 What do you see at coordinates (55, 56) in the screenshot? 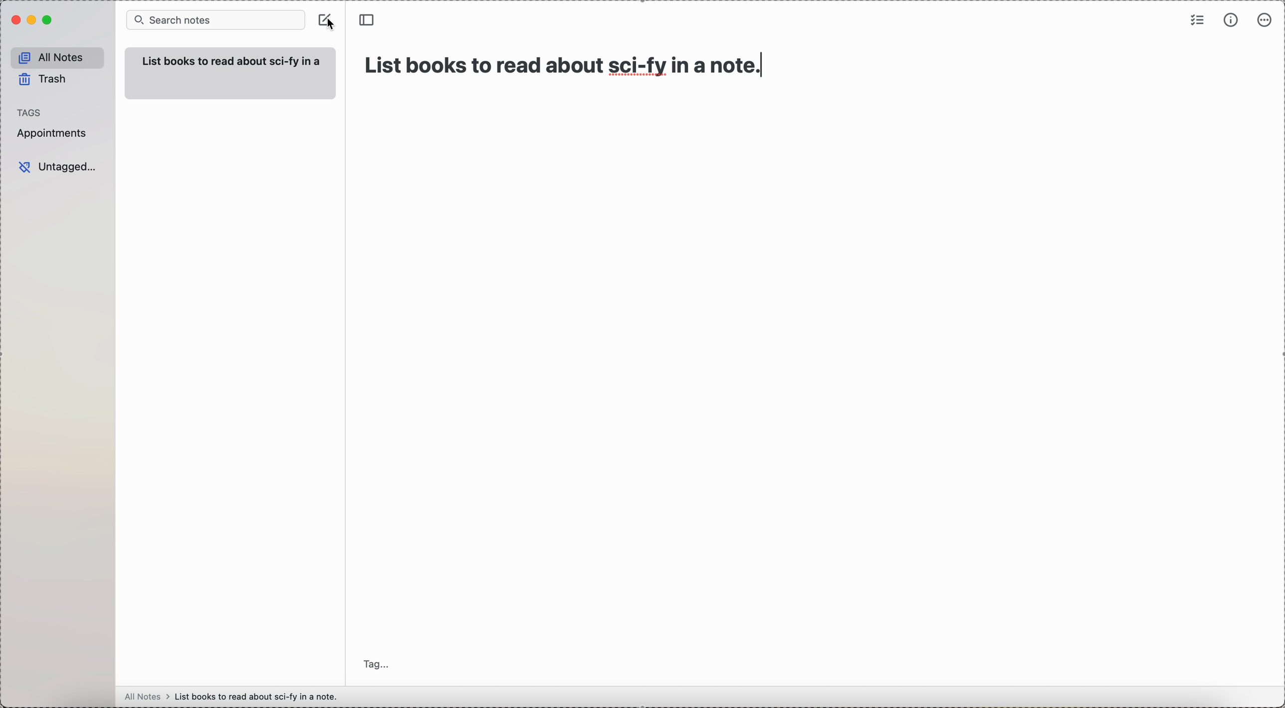
I see `all notes` at bounding box center [55, 56].